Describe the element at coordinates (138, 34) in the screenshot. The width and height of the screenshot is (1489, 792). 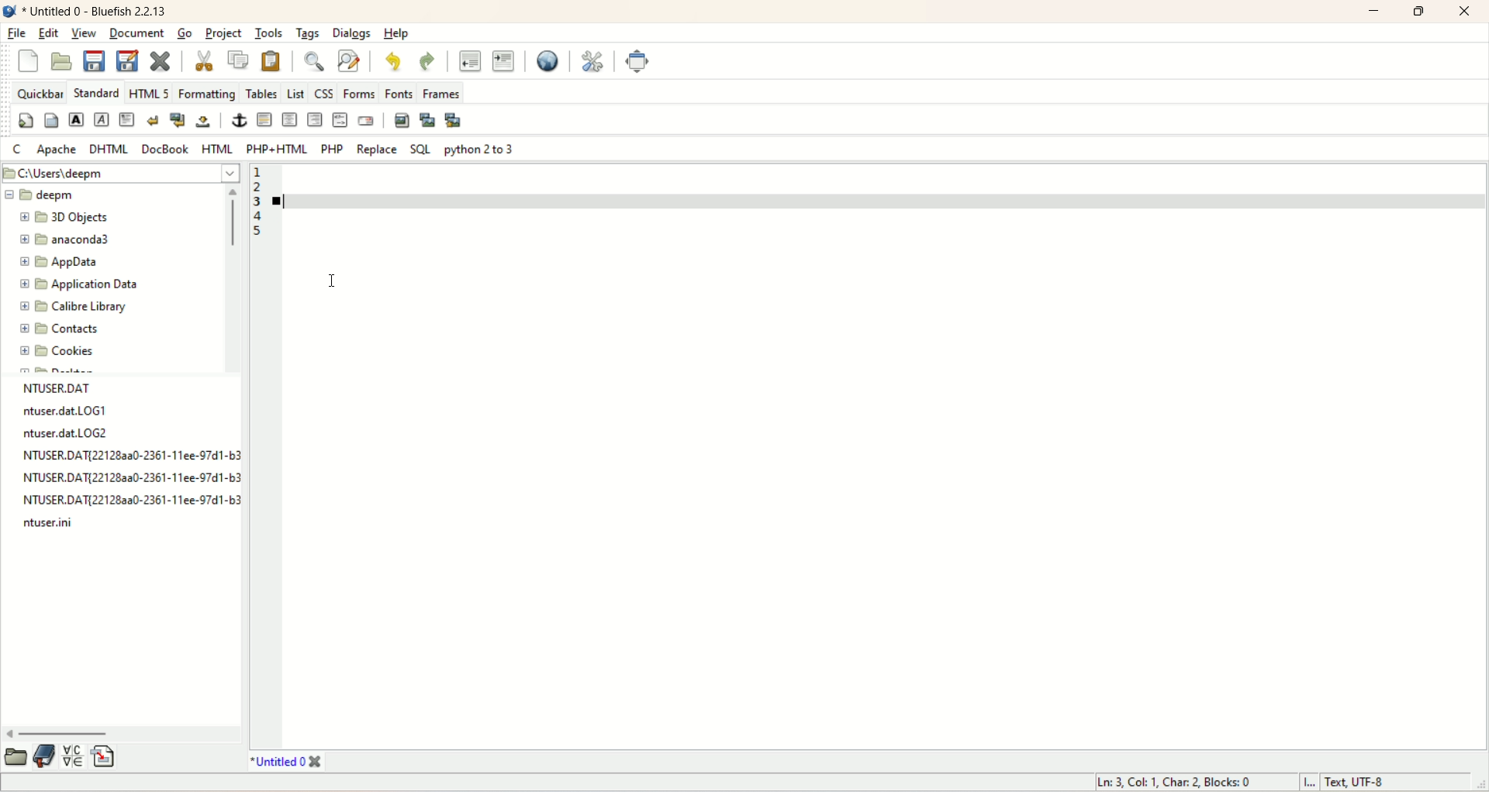
I see `document` at that location.